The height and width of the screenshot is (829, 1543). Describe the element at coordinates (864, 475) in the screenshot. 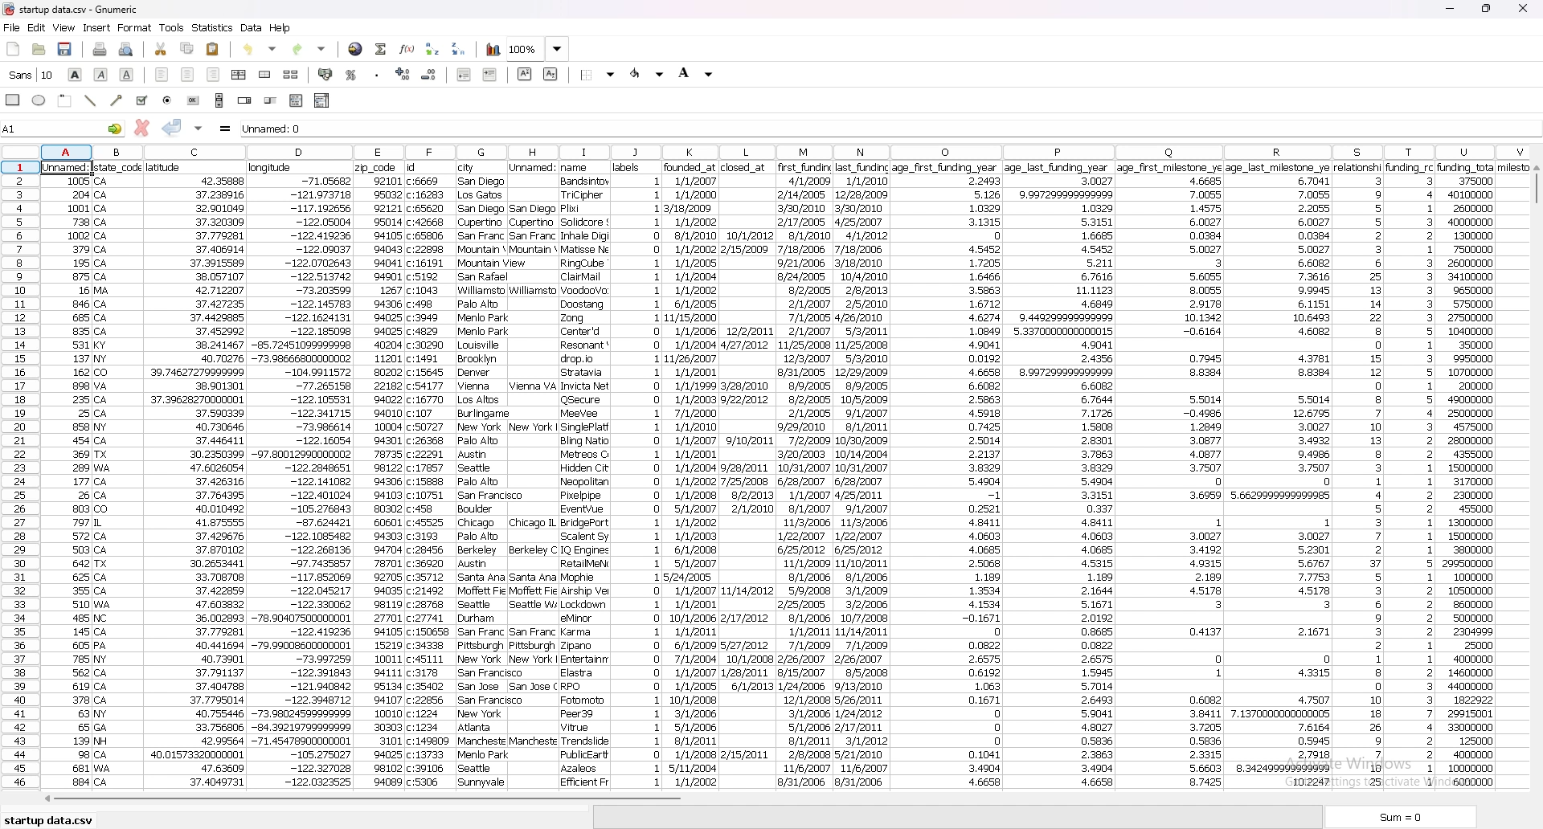

I see `data` at that location.